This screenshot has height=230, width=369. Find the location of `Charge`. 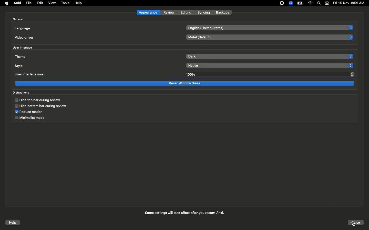

Charge is located at coordinates (301, 3).